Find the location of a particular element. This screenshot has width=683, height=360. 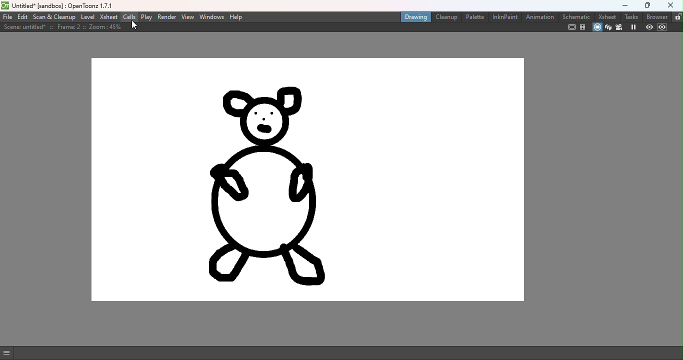

Tasks is located at coordinates (632, 16).